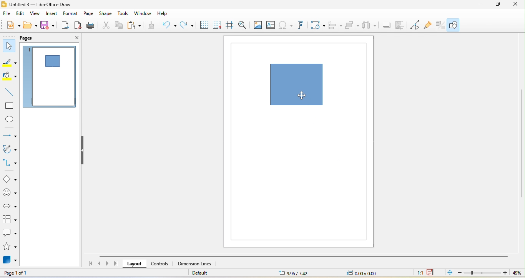 This screenshot has width=525, height=278. Describe the element at coordinates (386, 25) in the screenshot. I see `shadow` at that location.